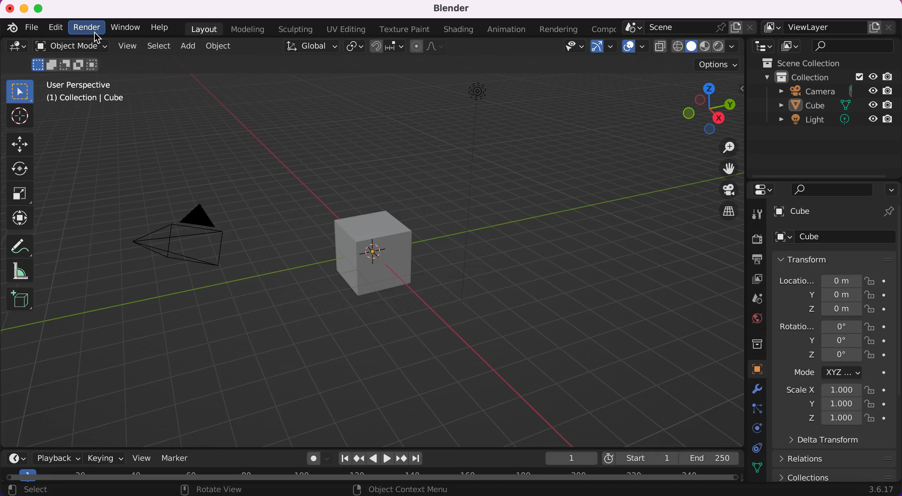  Describe the element at coordinates (873, 117) in the screenshot. I see `hide in viewport` at that location.